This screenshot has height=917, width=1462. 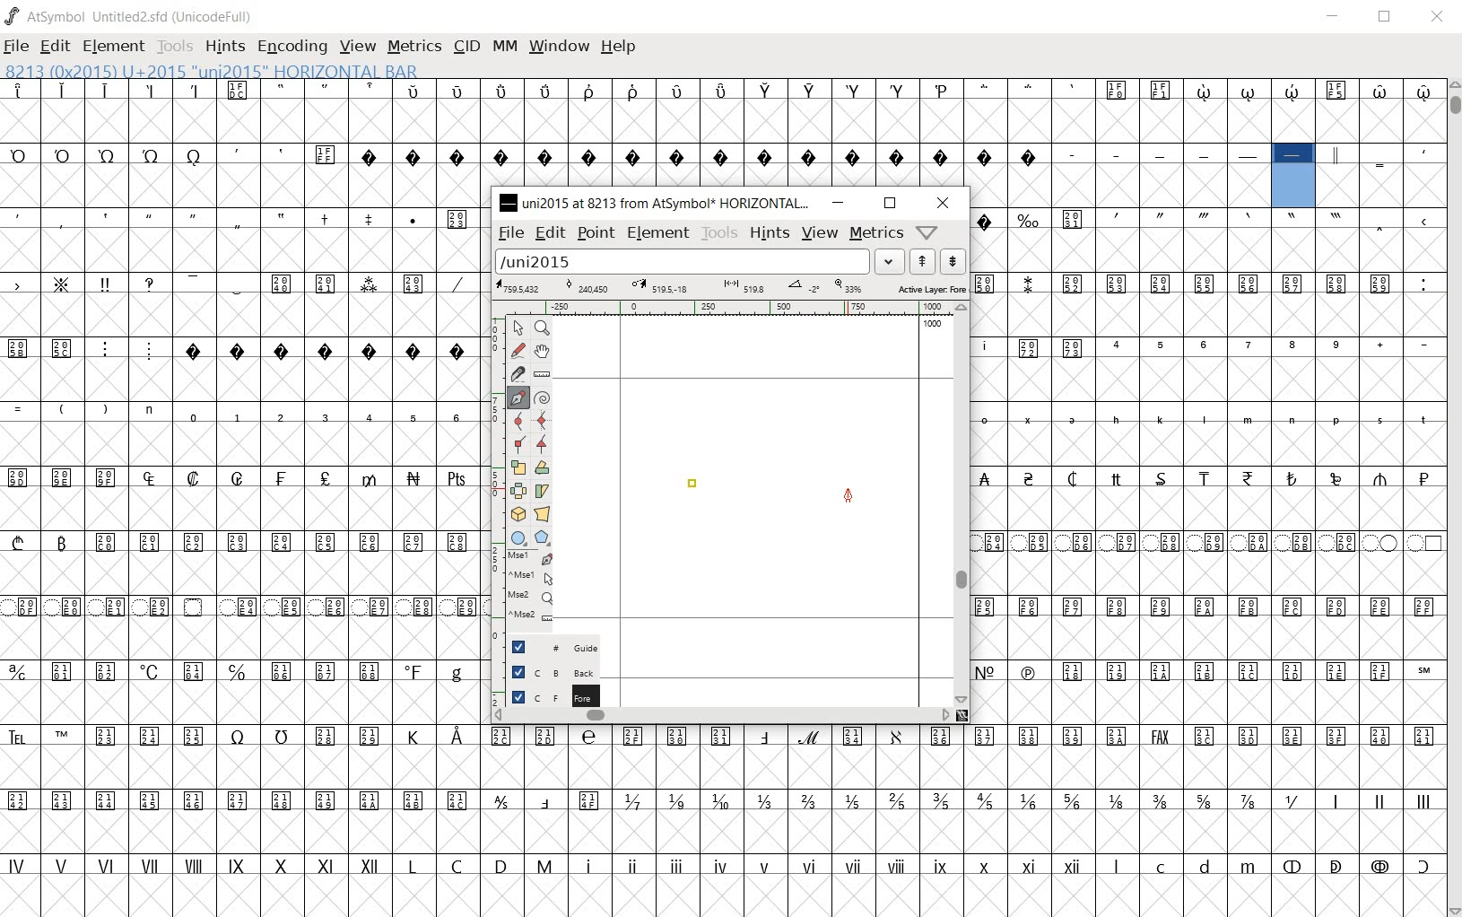 I want to click on add a curve point, so click(x=518, y=421).